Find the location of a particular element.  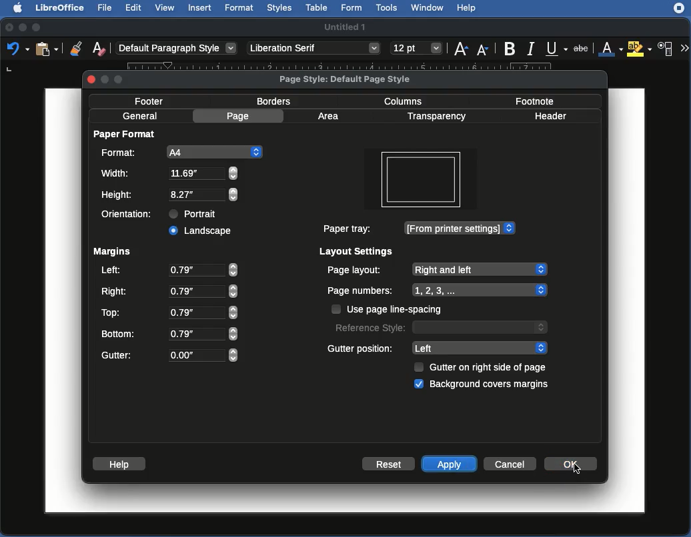

Page numbers is located at coordinates (437, 290).